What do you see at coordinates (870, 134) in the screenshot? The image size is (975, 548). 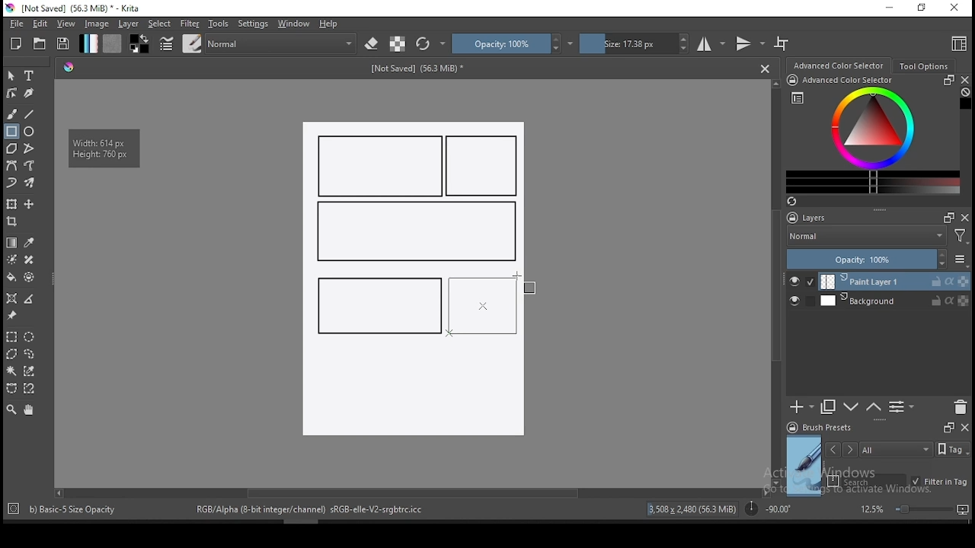 I see `advanced color selector` at bounding box center [870, 134].